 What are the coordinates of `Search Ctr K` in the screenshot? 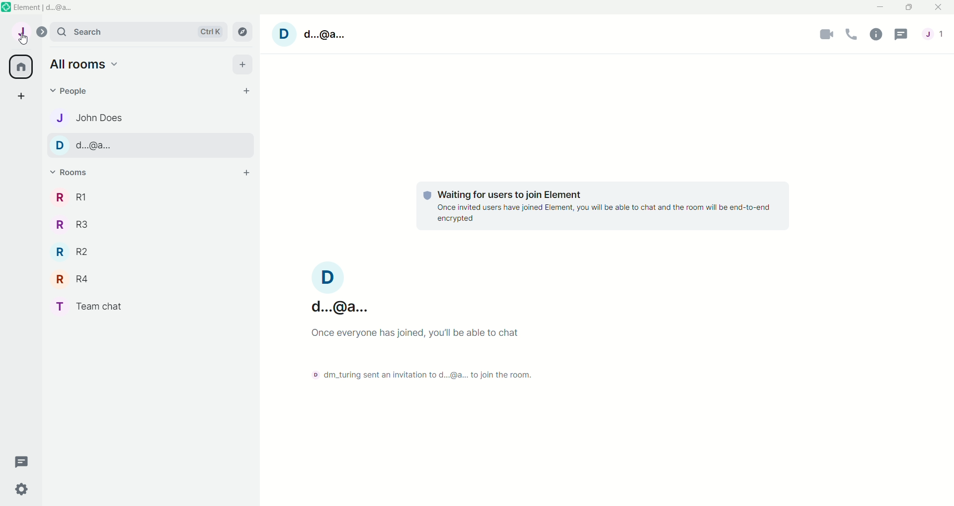 It's located at (140, 32).